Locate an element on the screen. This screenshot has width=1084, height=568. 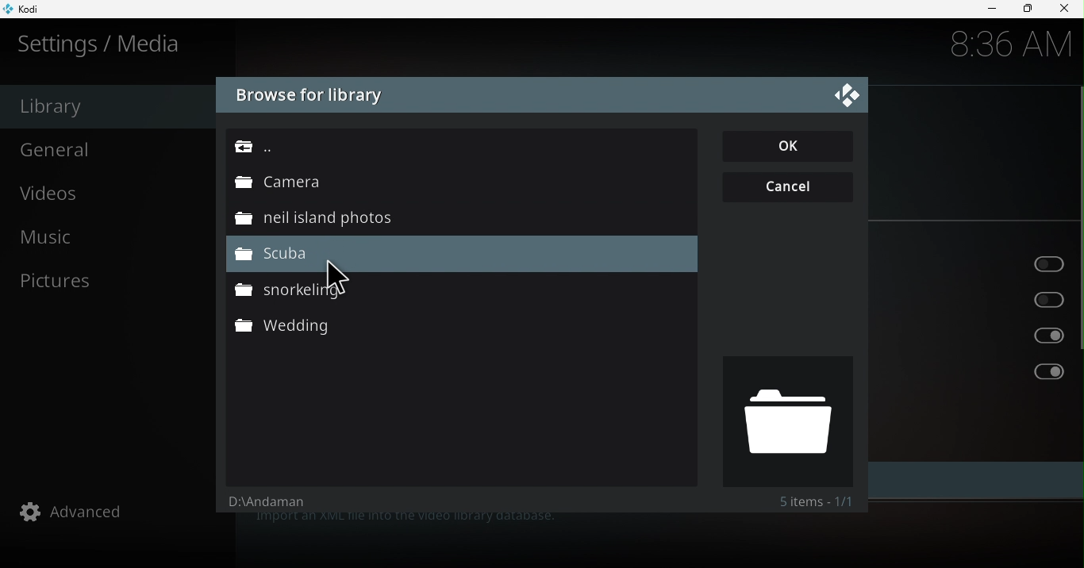
preview is located at coordinates (786, 420).